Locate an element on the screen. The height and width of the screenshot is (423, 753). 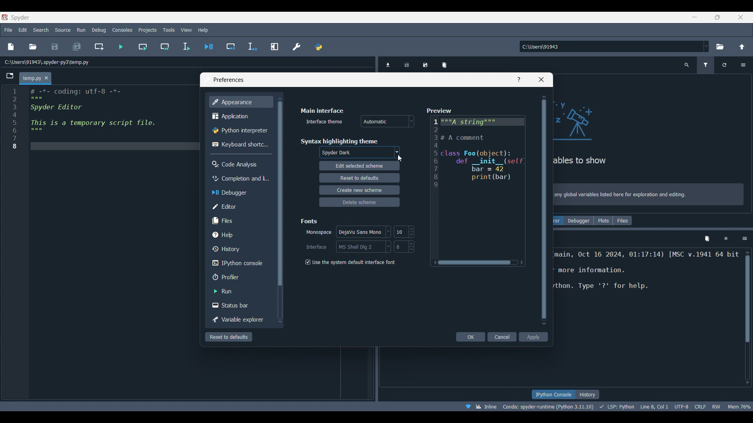
Folder location options  is located at coordinates (706, 46).